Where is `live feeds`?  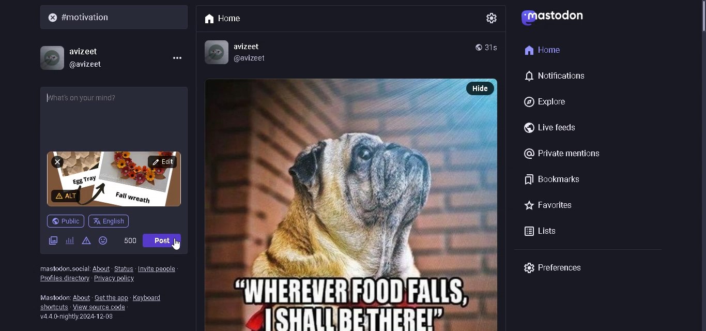 live feeds is located at coordinates (549, 127).